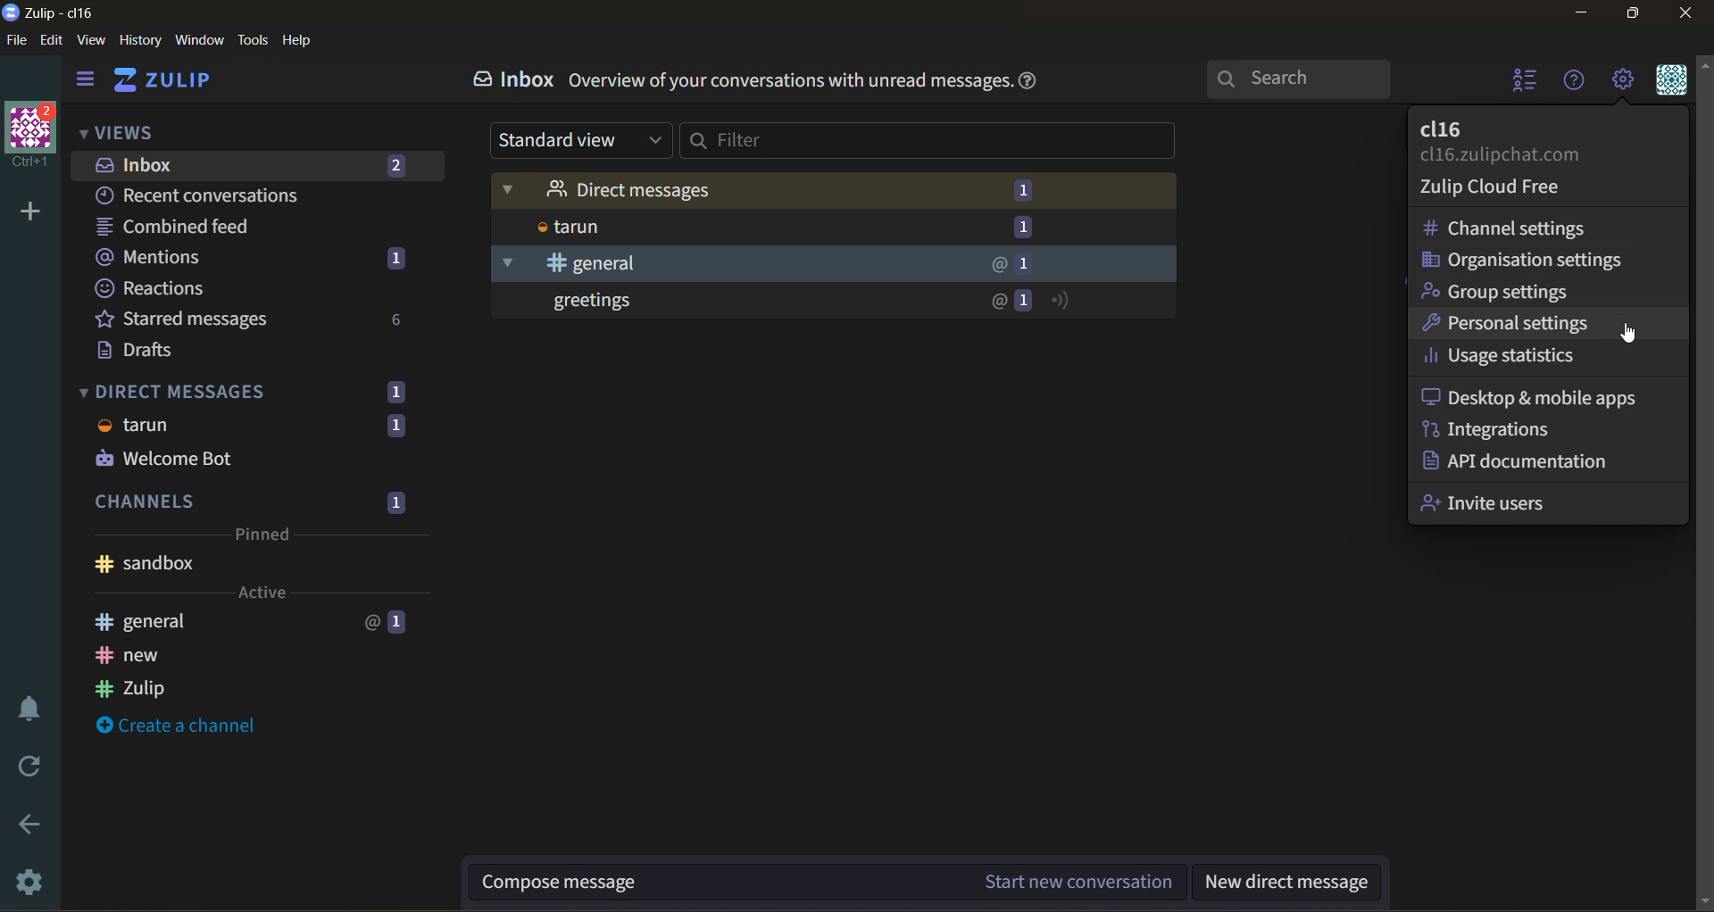  I want to click on zulip cloud, so click(1506, 188).